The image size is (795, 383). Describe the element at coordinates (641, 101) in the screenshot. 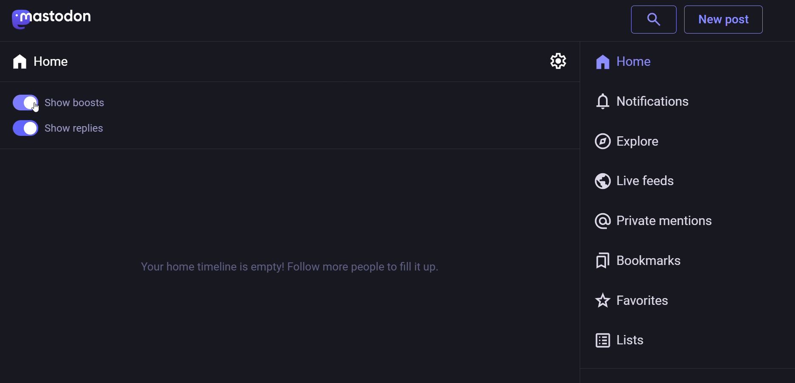

I see `Notification` at that location.